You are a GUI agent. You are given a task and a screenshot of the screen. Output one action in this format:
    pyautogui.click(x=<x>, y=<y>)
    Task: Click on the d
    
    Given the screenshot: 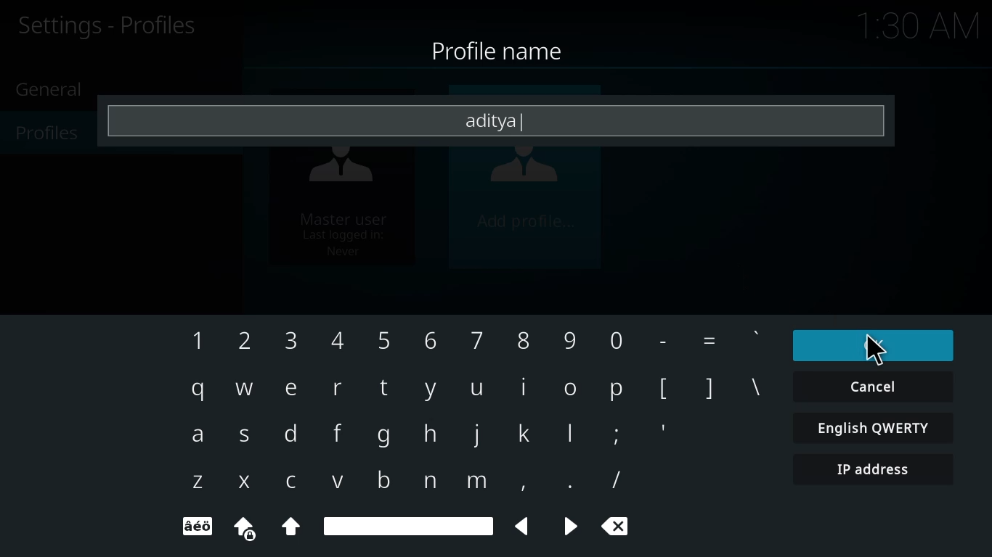 What is the action you would take?
    pyautogui.click(x=294, y=435)
    